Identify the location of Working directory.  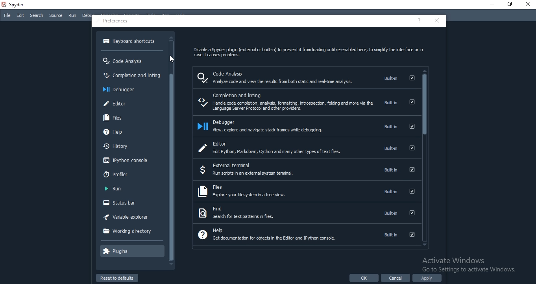
(127, 231).